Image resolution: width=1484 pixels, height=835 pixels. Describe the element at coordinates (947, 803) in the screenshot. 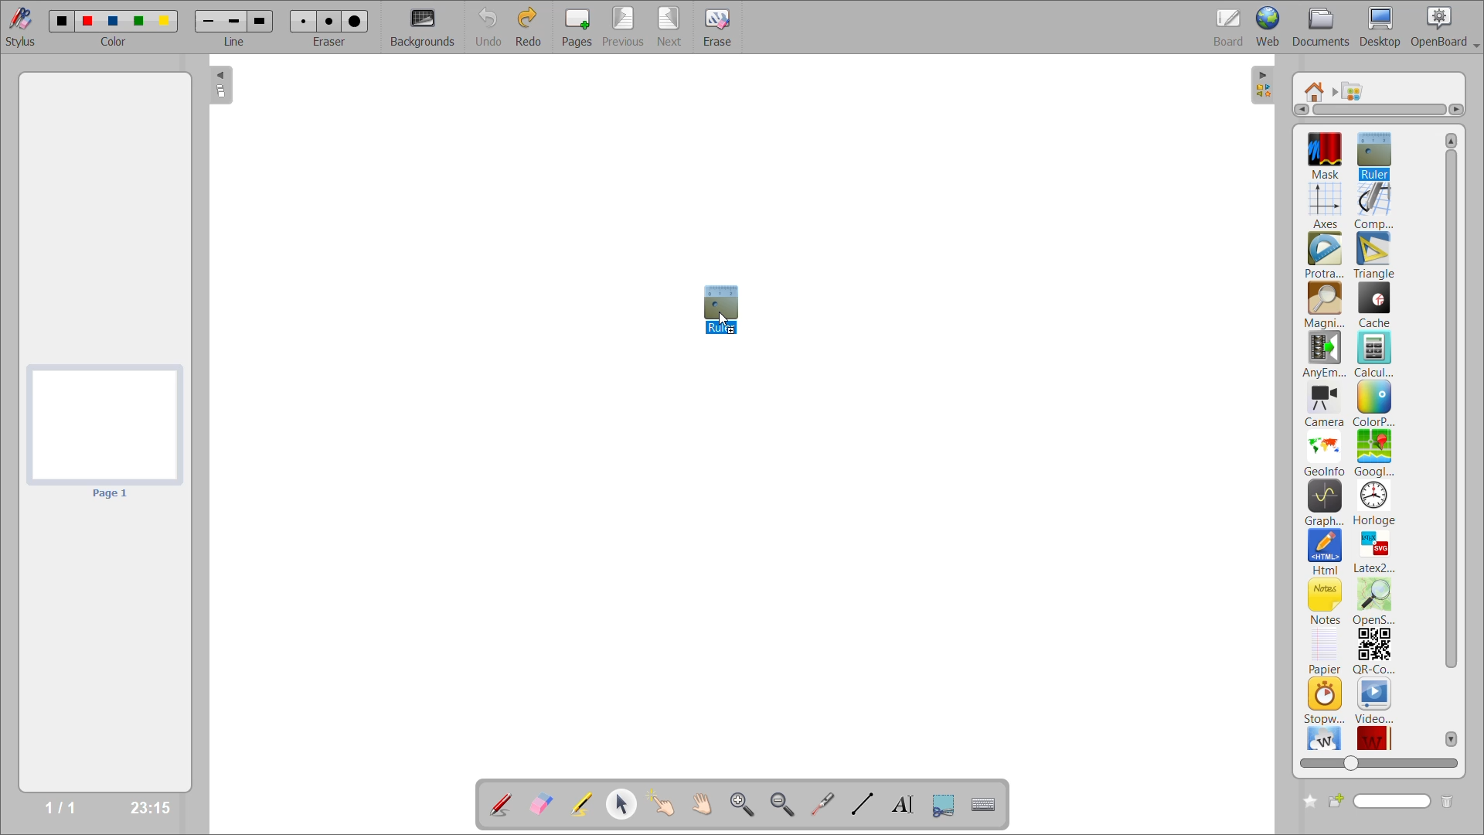

I see `capture part of the screen` at that location.